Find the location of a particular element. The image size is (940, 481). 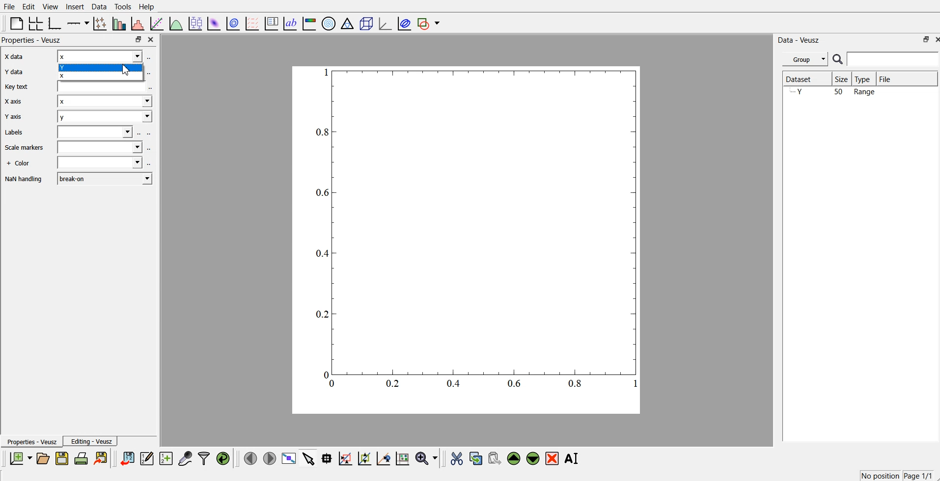

move the selected widgets up is located at coordinates (515, 458).